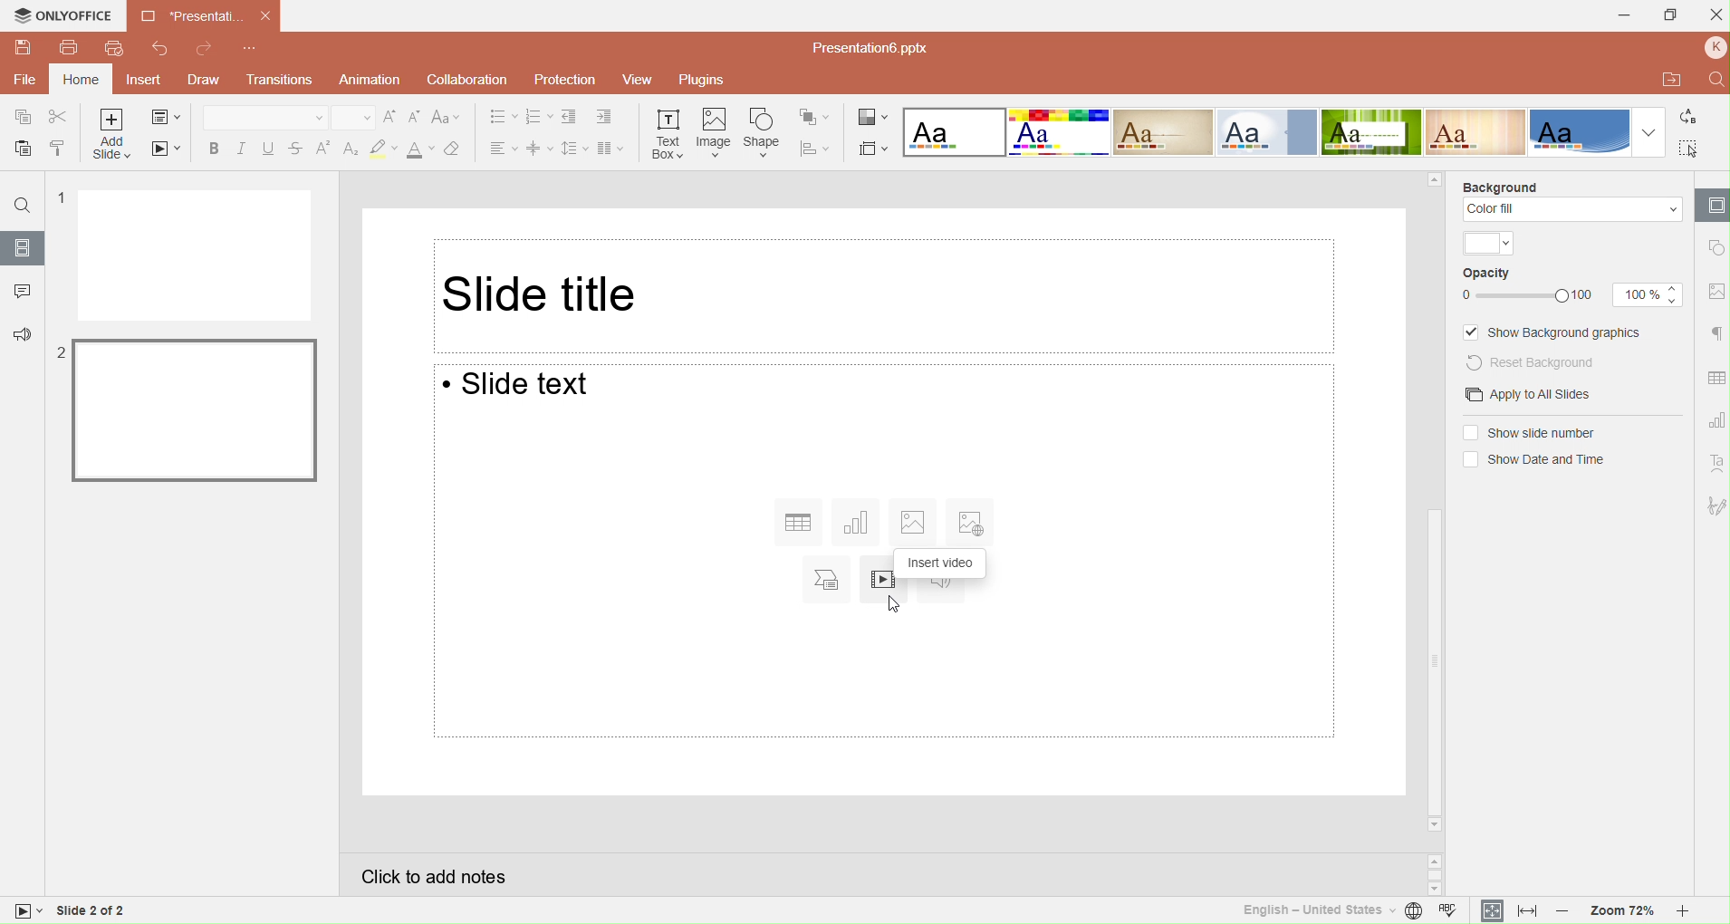  What do you see at coordinates (297, 147) in the screenshot?
I see `Strikethrough` at bounding box center [297, 147].